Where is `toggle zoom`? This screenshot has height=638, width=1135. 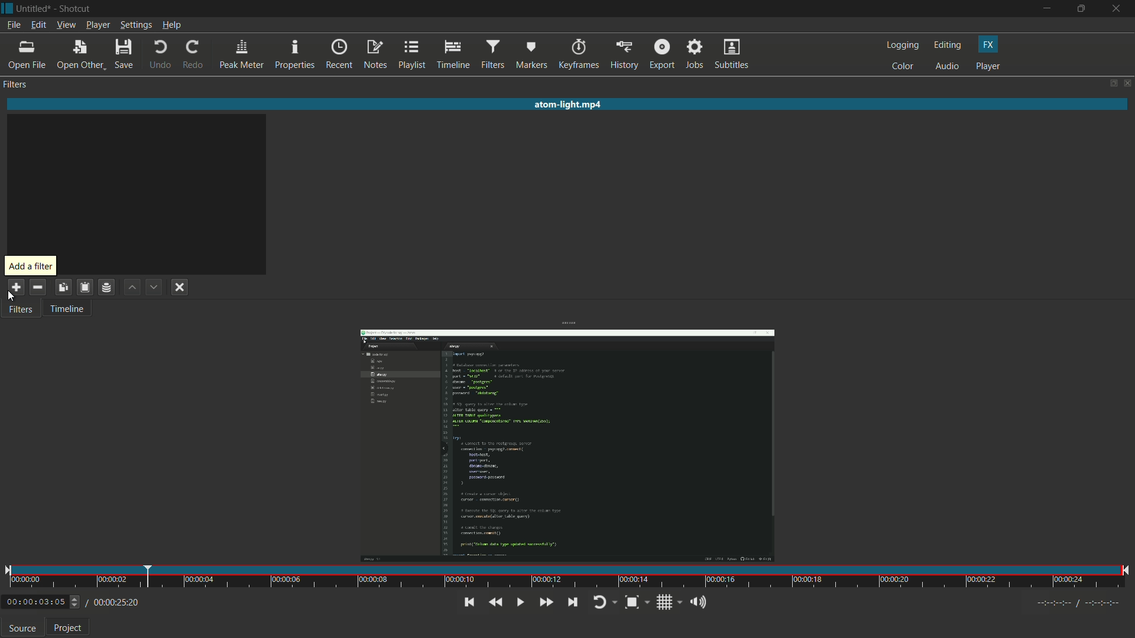
toggle zoom is located at coordinates (634, 602).